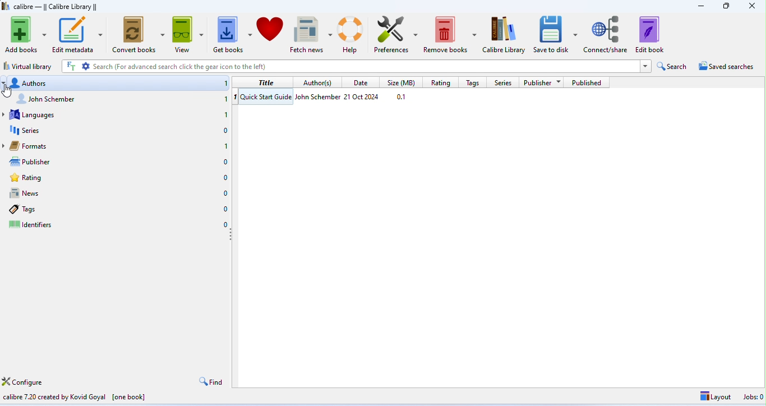 Image resolution: width=766 pixels, height=406 pixels. What do you see at coordinates (587, 83) in the screenshot?
I see `published` at bounding box center [587, 83].